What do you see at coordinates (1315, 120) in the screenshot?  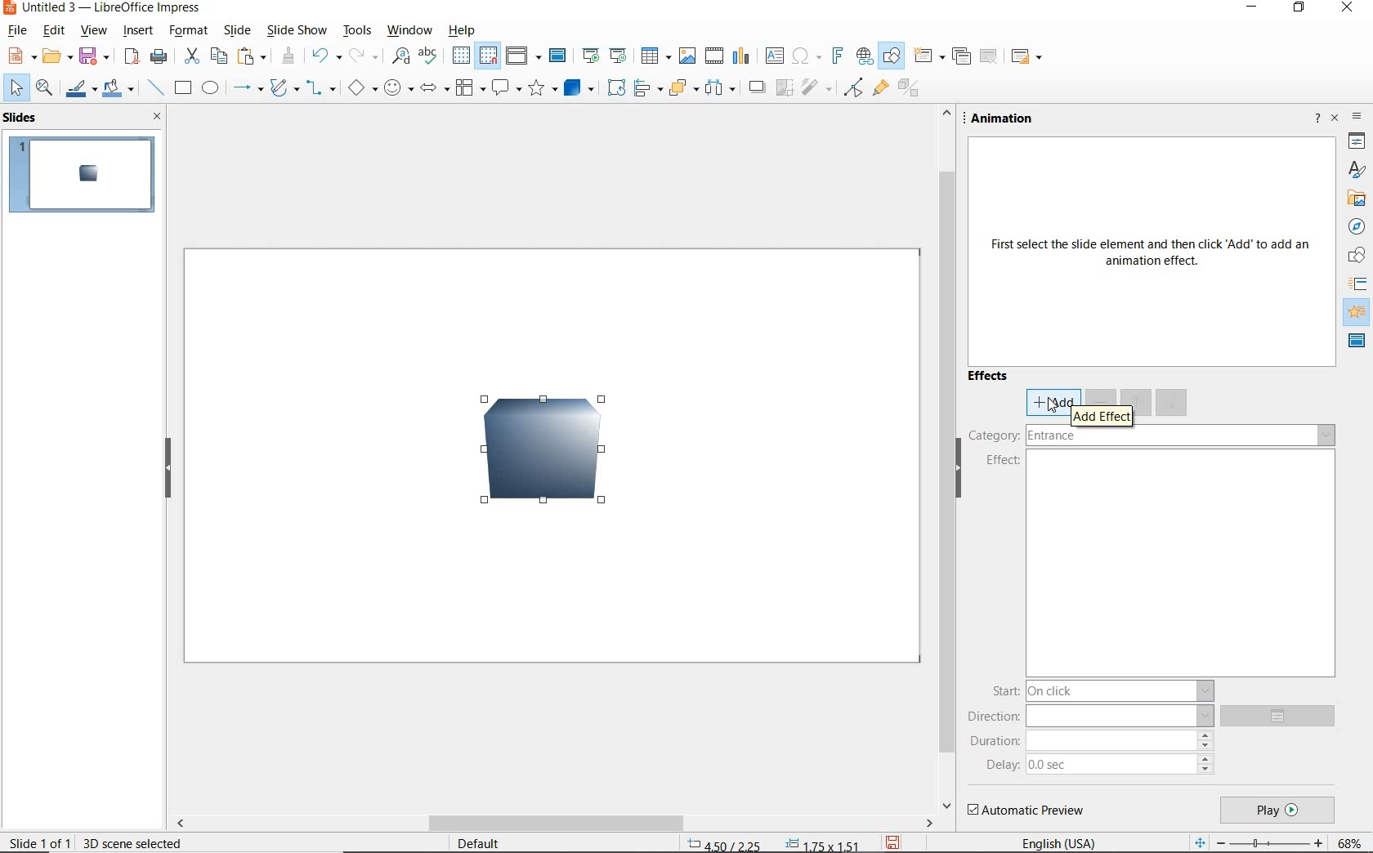 I see `help about sidebar deck` at bounding box center [1315, 120].